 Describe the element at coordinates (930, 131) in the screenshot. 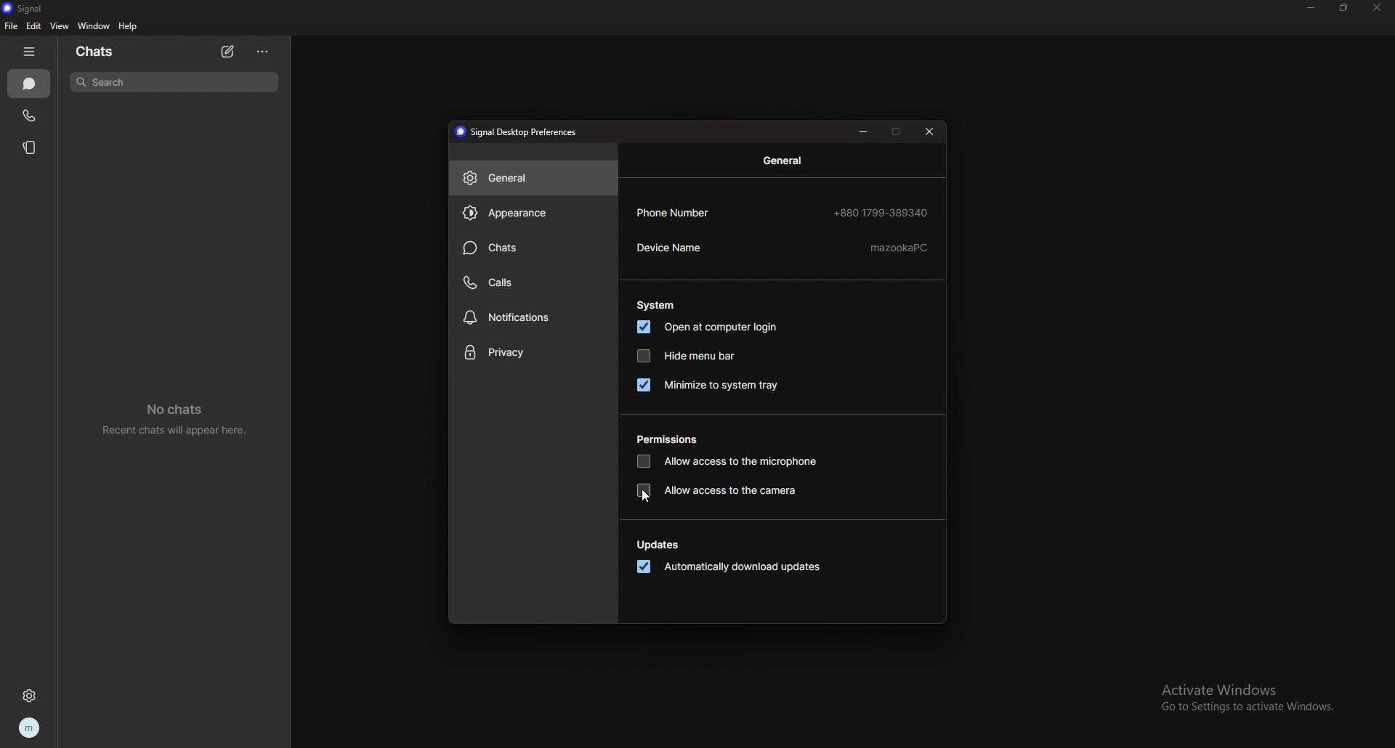

I see `close` at that location.